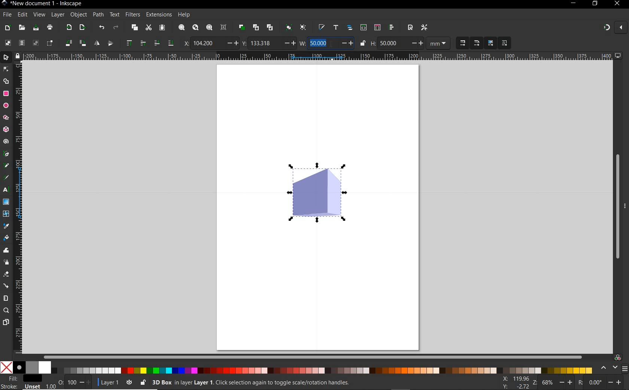 This screenshot has height=390, width=629. Describe the element at coordinates (129, 44) in the screenshot. I see `raise selection` at that location.